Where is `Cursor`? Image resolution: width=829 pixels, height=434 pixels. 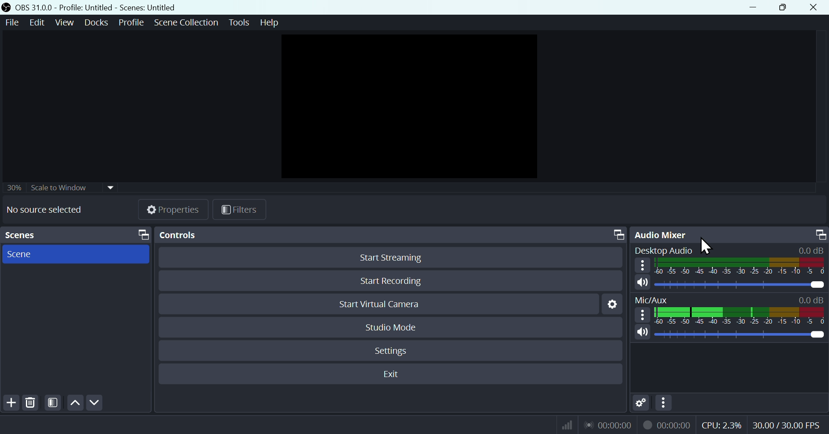
Cursor is located at coordinates (708, 246).